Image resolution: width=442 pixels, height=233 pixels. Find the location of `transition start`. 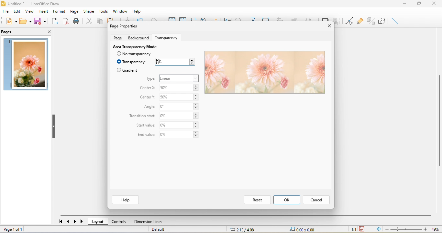

transition start is located at coordinates (142, 116).